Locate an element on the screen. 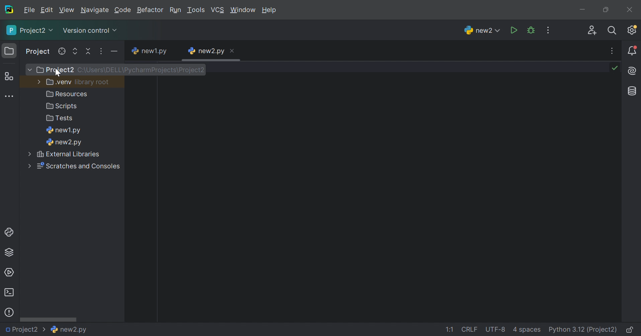 The image size is (641, 336). Tests is located at coordinates (61, 119).